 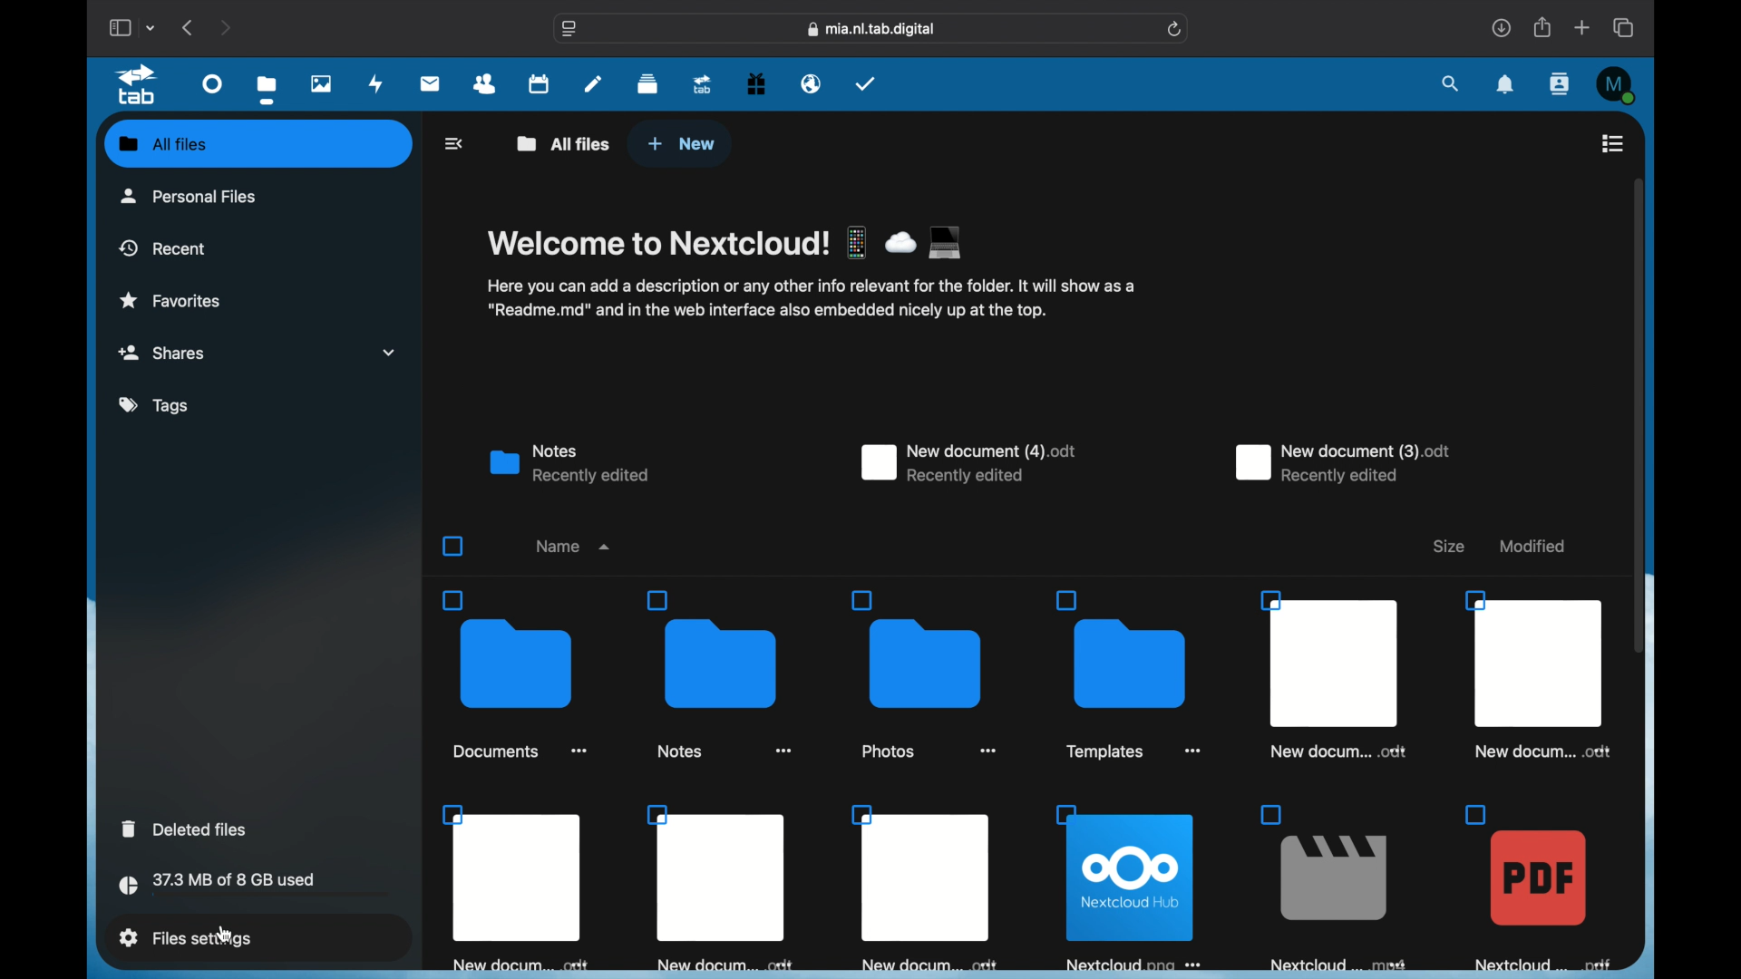 I want to click on tags, so click(x=152, y=404).